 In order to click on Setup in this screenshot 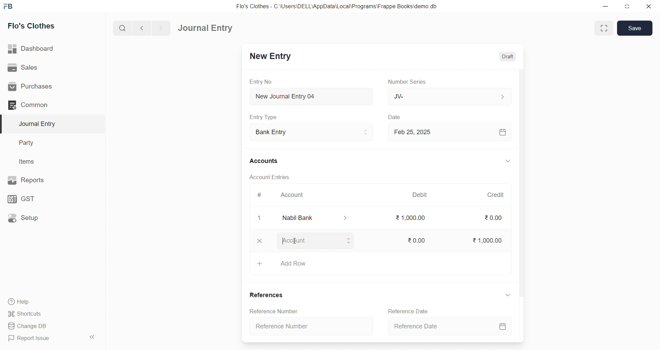, I will do `click(48, 217)`.